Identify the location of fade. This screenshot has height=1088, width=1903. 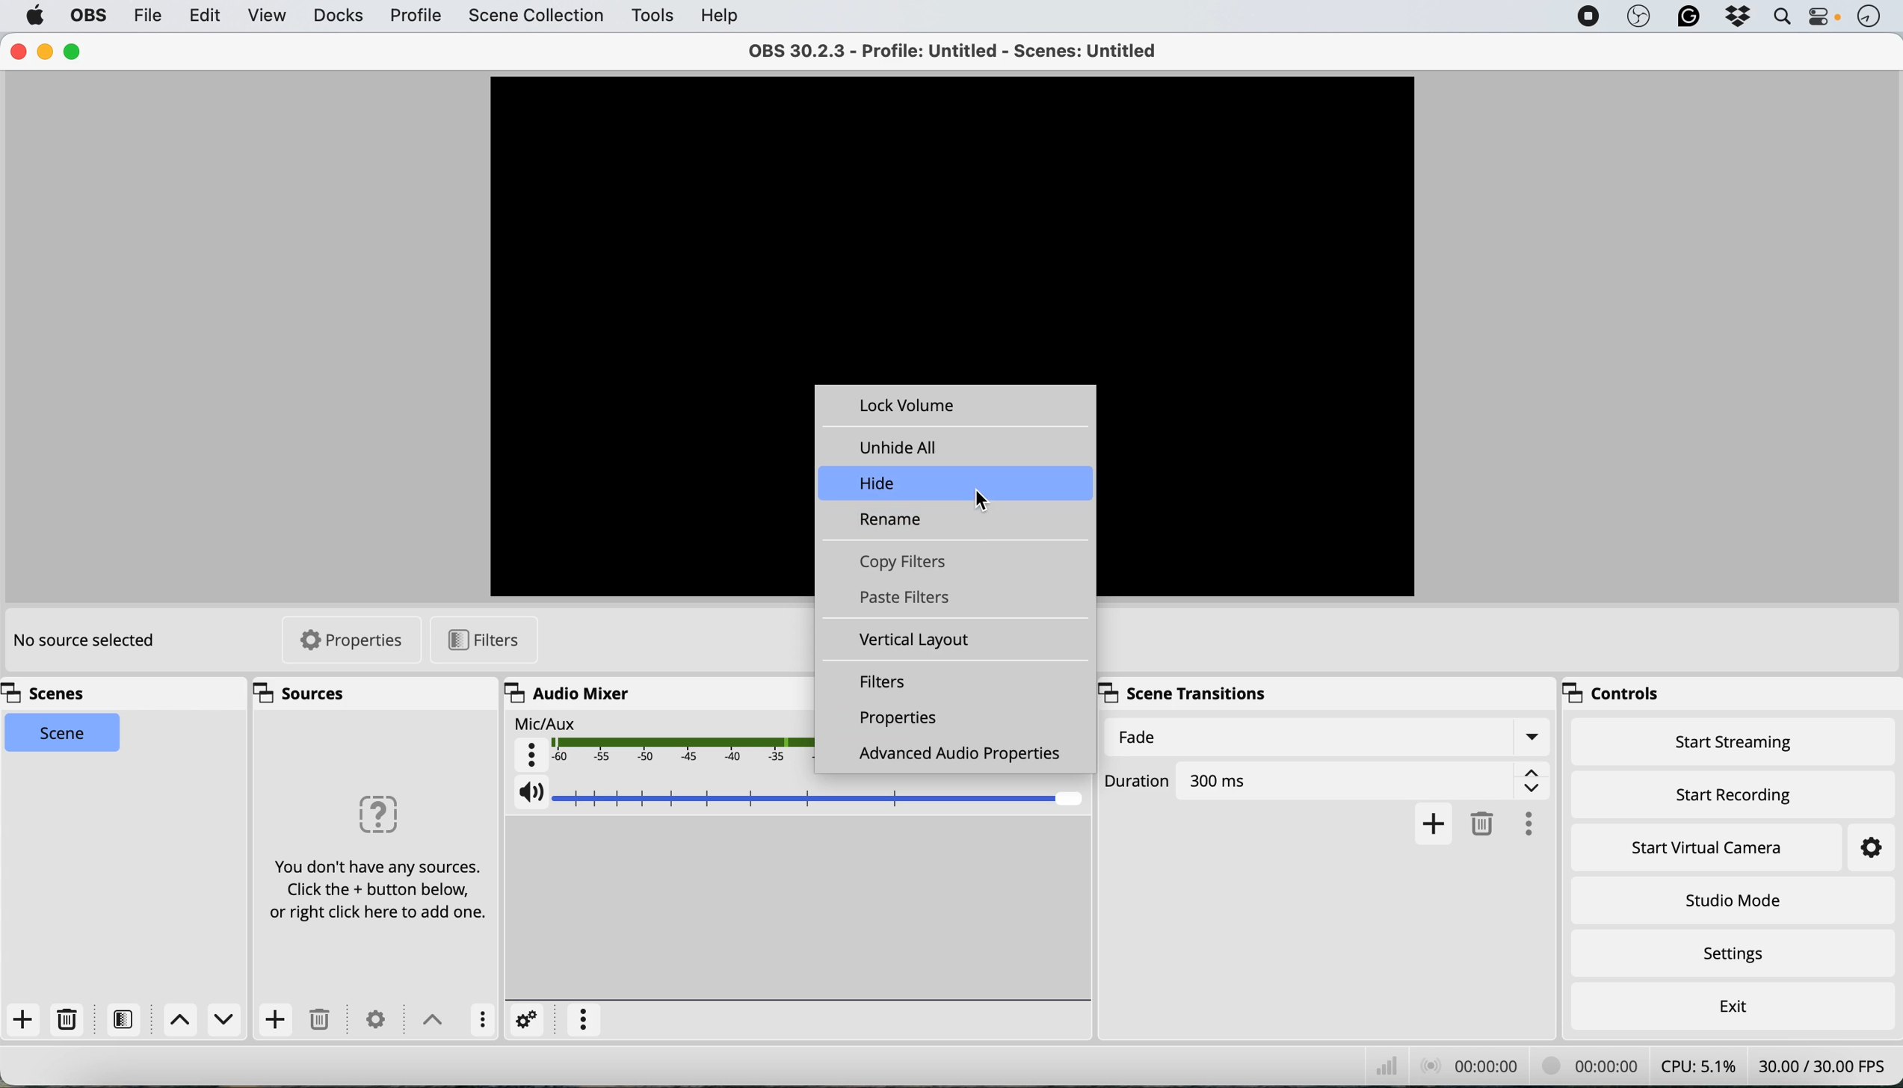
(1328, 736).